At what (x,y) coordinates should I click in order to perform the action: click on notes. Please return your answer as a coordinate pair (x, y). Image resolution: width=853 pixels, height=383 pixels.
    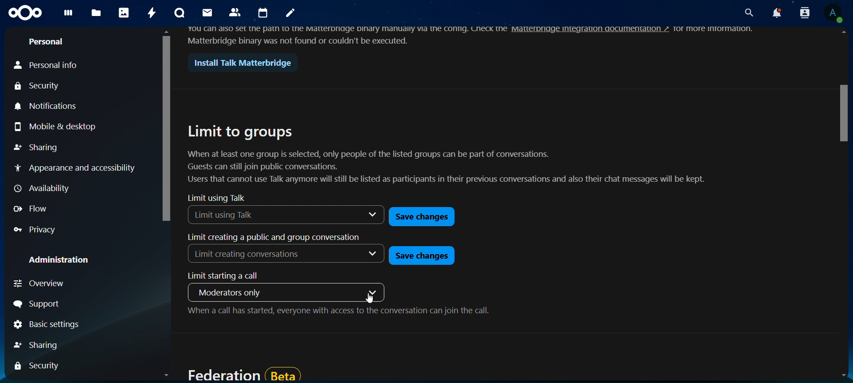
    Looking at the image, I should click on (291, 14).